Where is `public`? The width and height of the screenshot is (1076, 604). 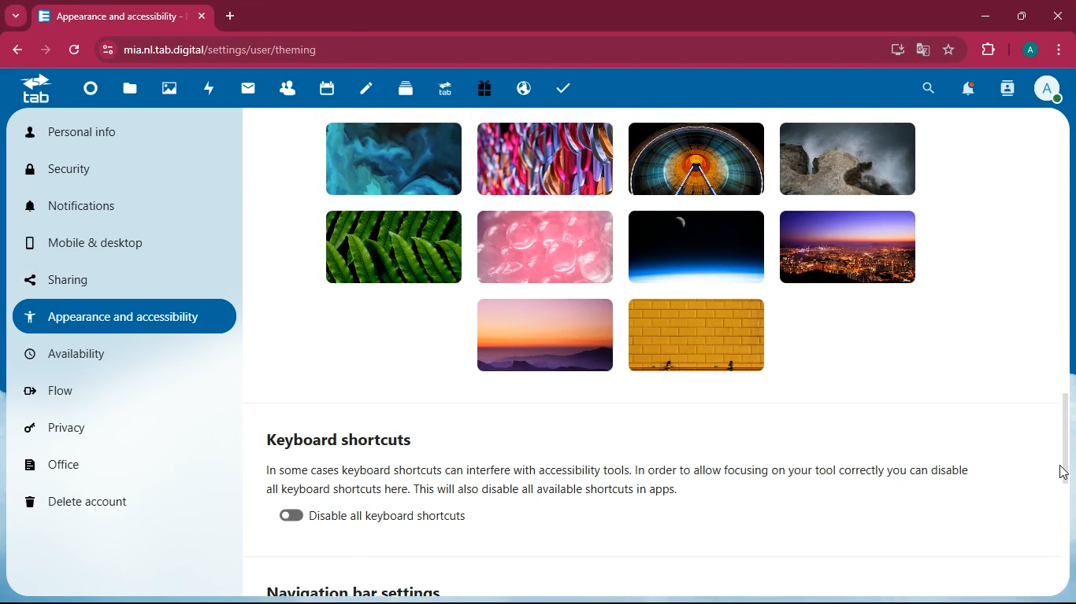 public is located at coordinates (526, 89).